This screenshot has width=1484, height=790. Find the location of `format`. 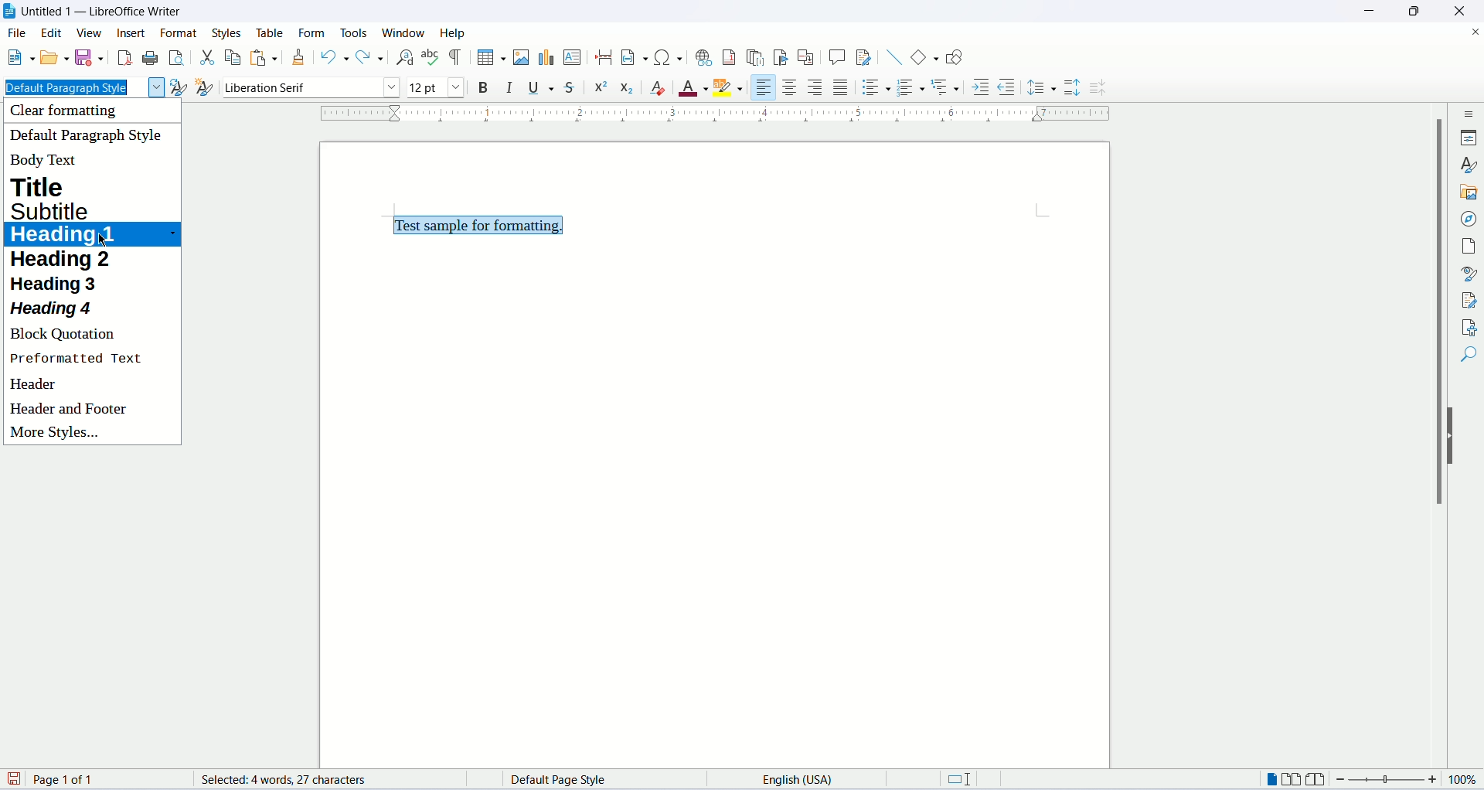

format is located at coordinates (182, 32).